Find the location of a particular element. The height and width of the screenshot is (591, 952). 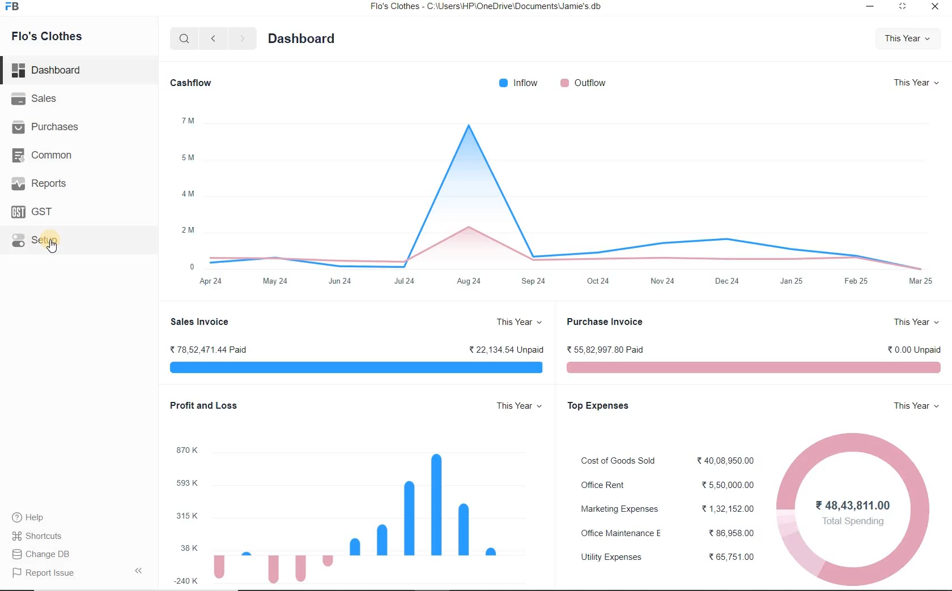

Dashboard is located at coordinates (304, 37).